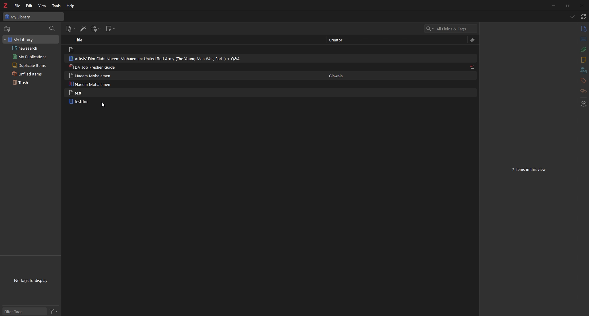 The image size is (589, 316). Describe the element at coordinates (52, 29) in the screenshot. I see `filter items` at that location.